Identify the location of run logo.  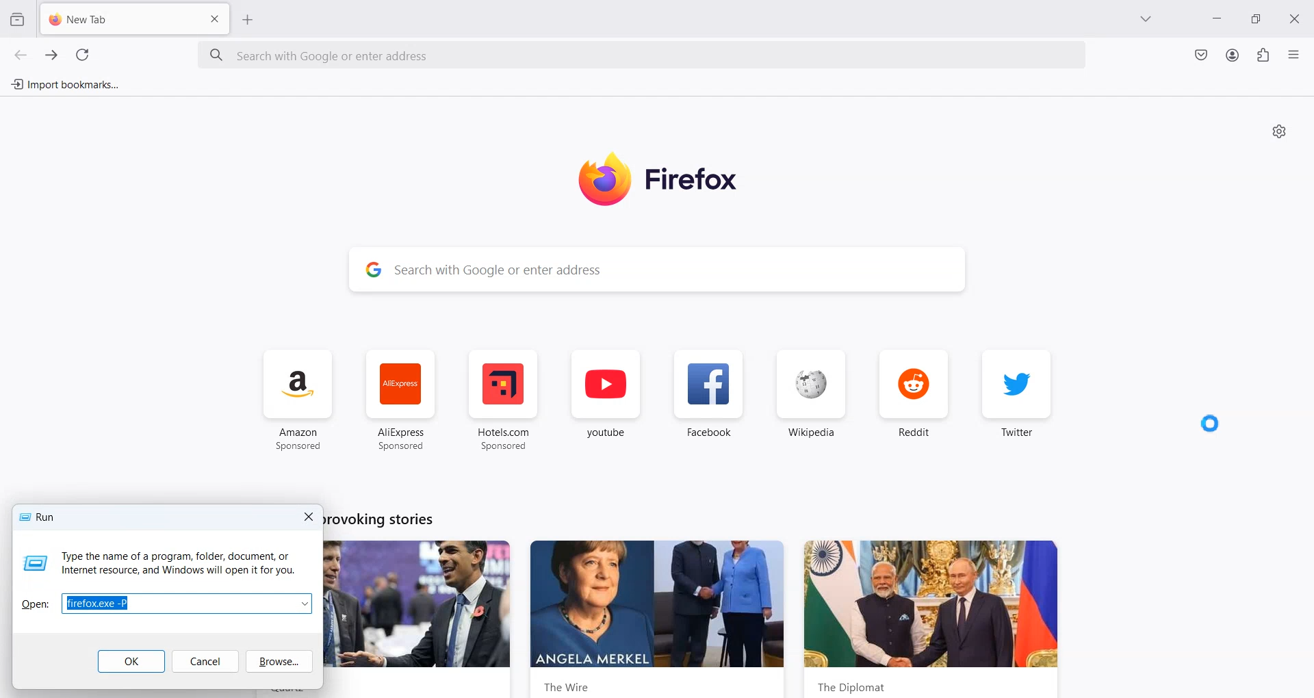
(34, 565).